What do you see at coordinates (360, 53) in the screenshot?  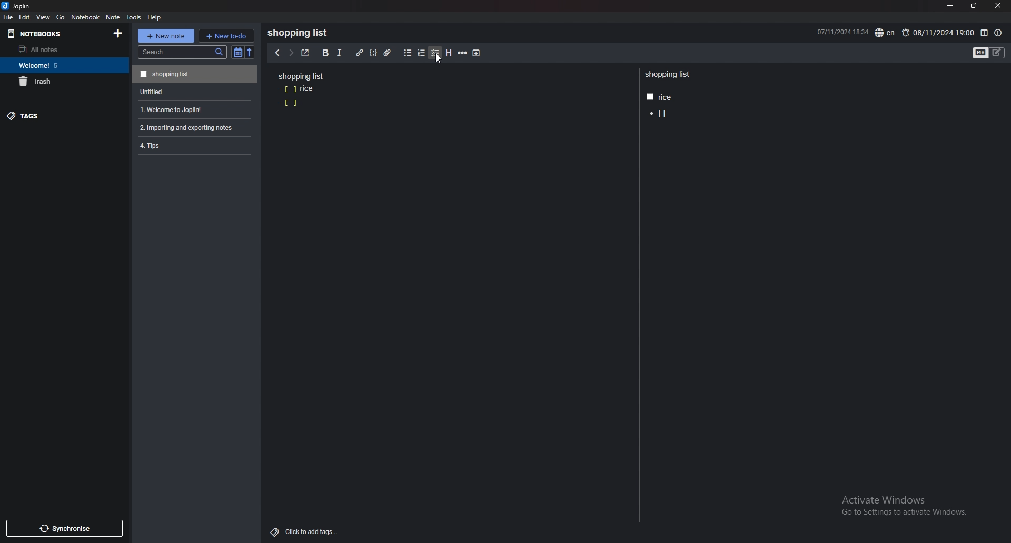 I see `hyperlink` at bounding box center [360, 53].